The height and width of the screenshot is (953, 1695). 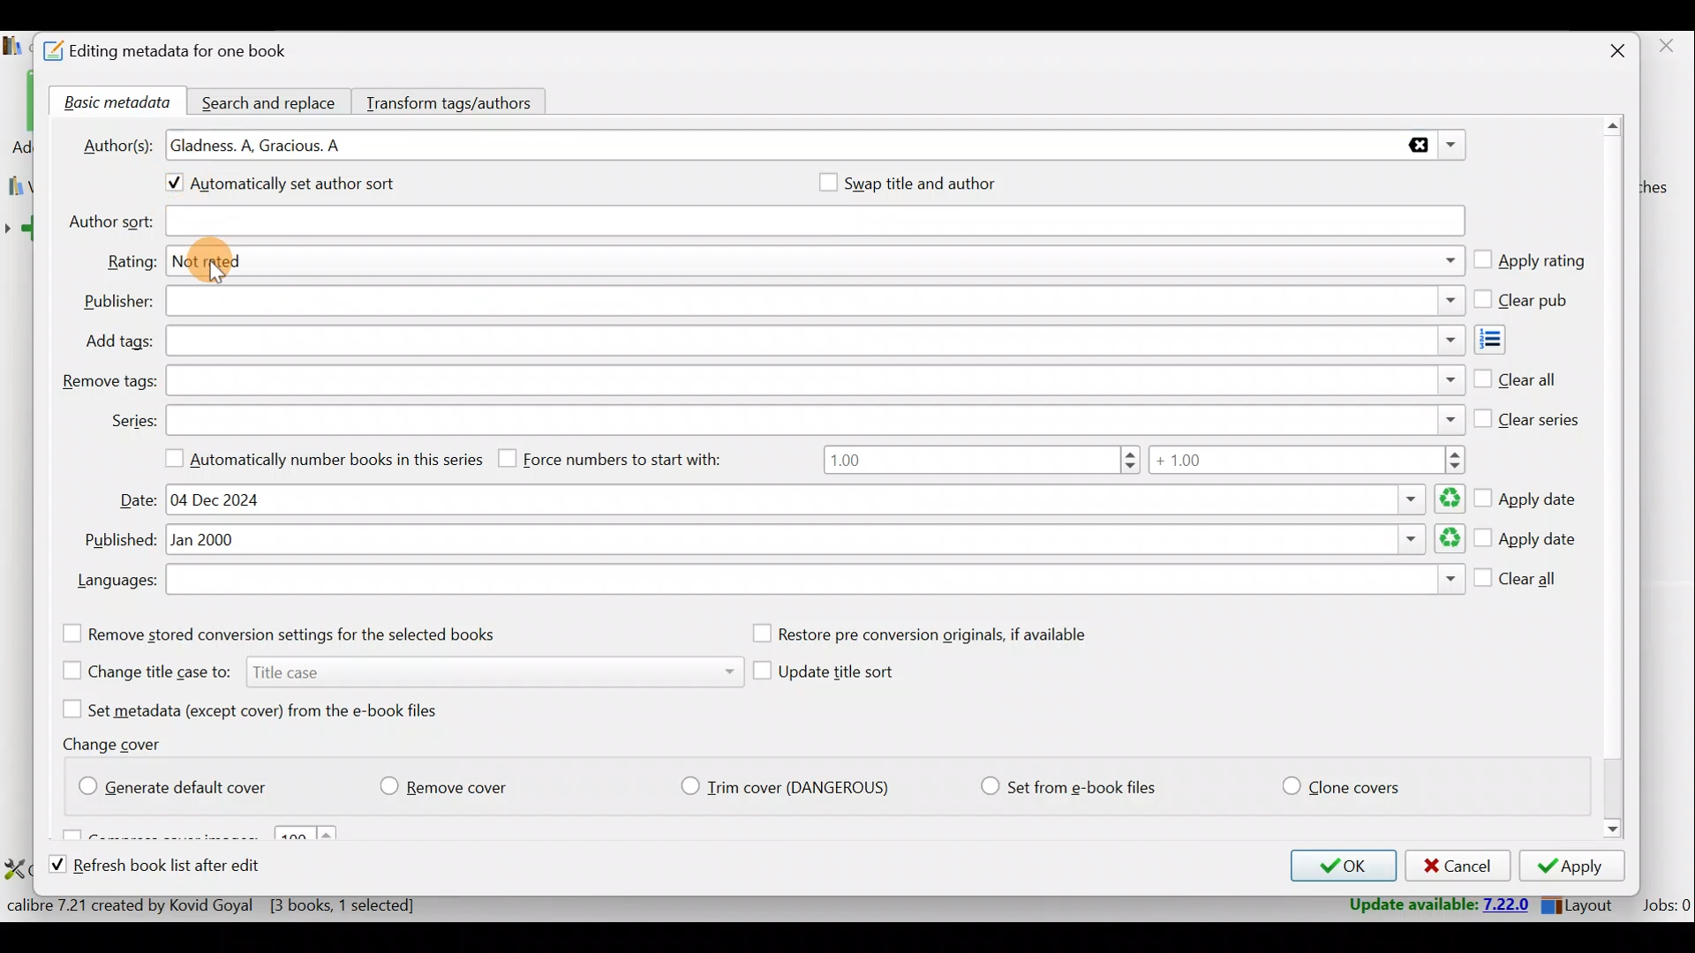 I want to click on Close, so click(x=1608, y=53).